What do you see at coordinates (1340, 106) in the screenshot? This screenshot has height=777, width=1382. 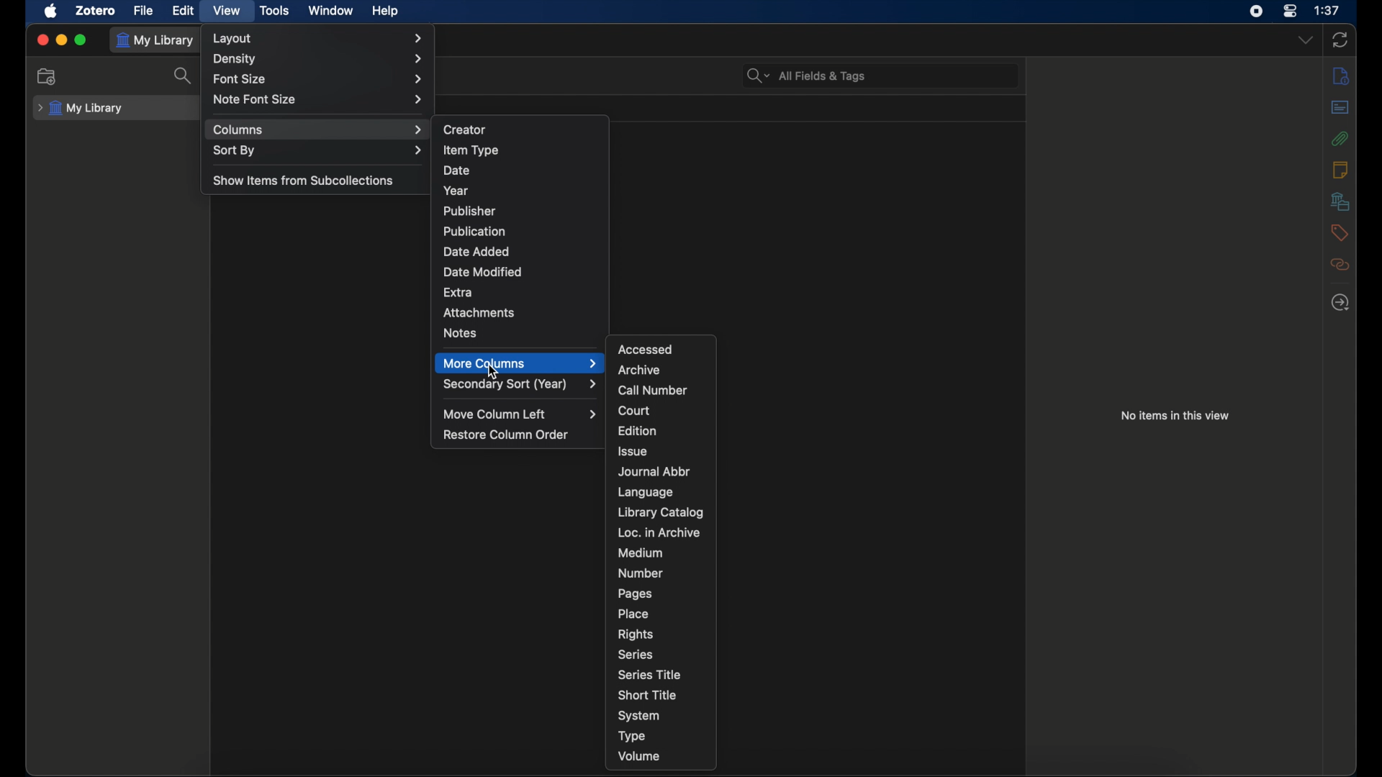 I see `abstract` at bounding box center [1340, 106].